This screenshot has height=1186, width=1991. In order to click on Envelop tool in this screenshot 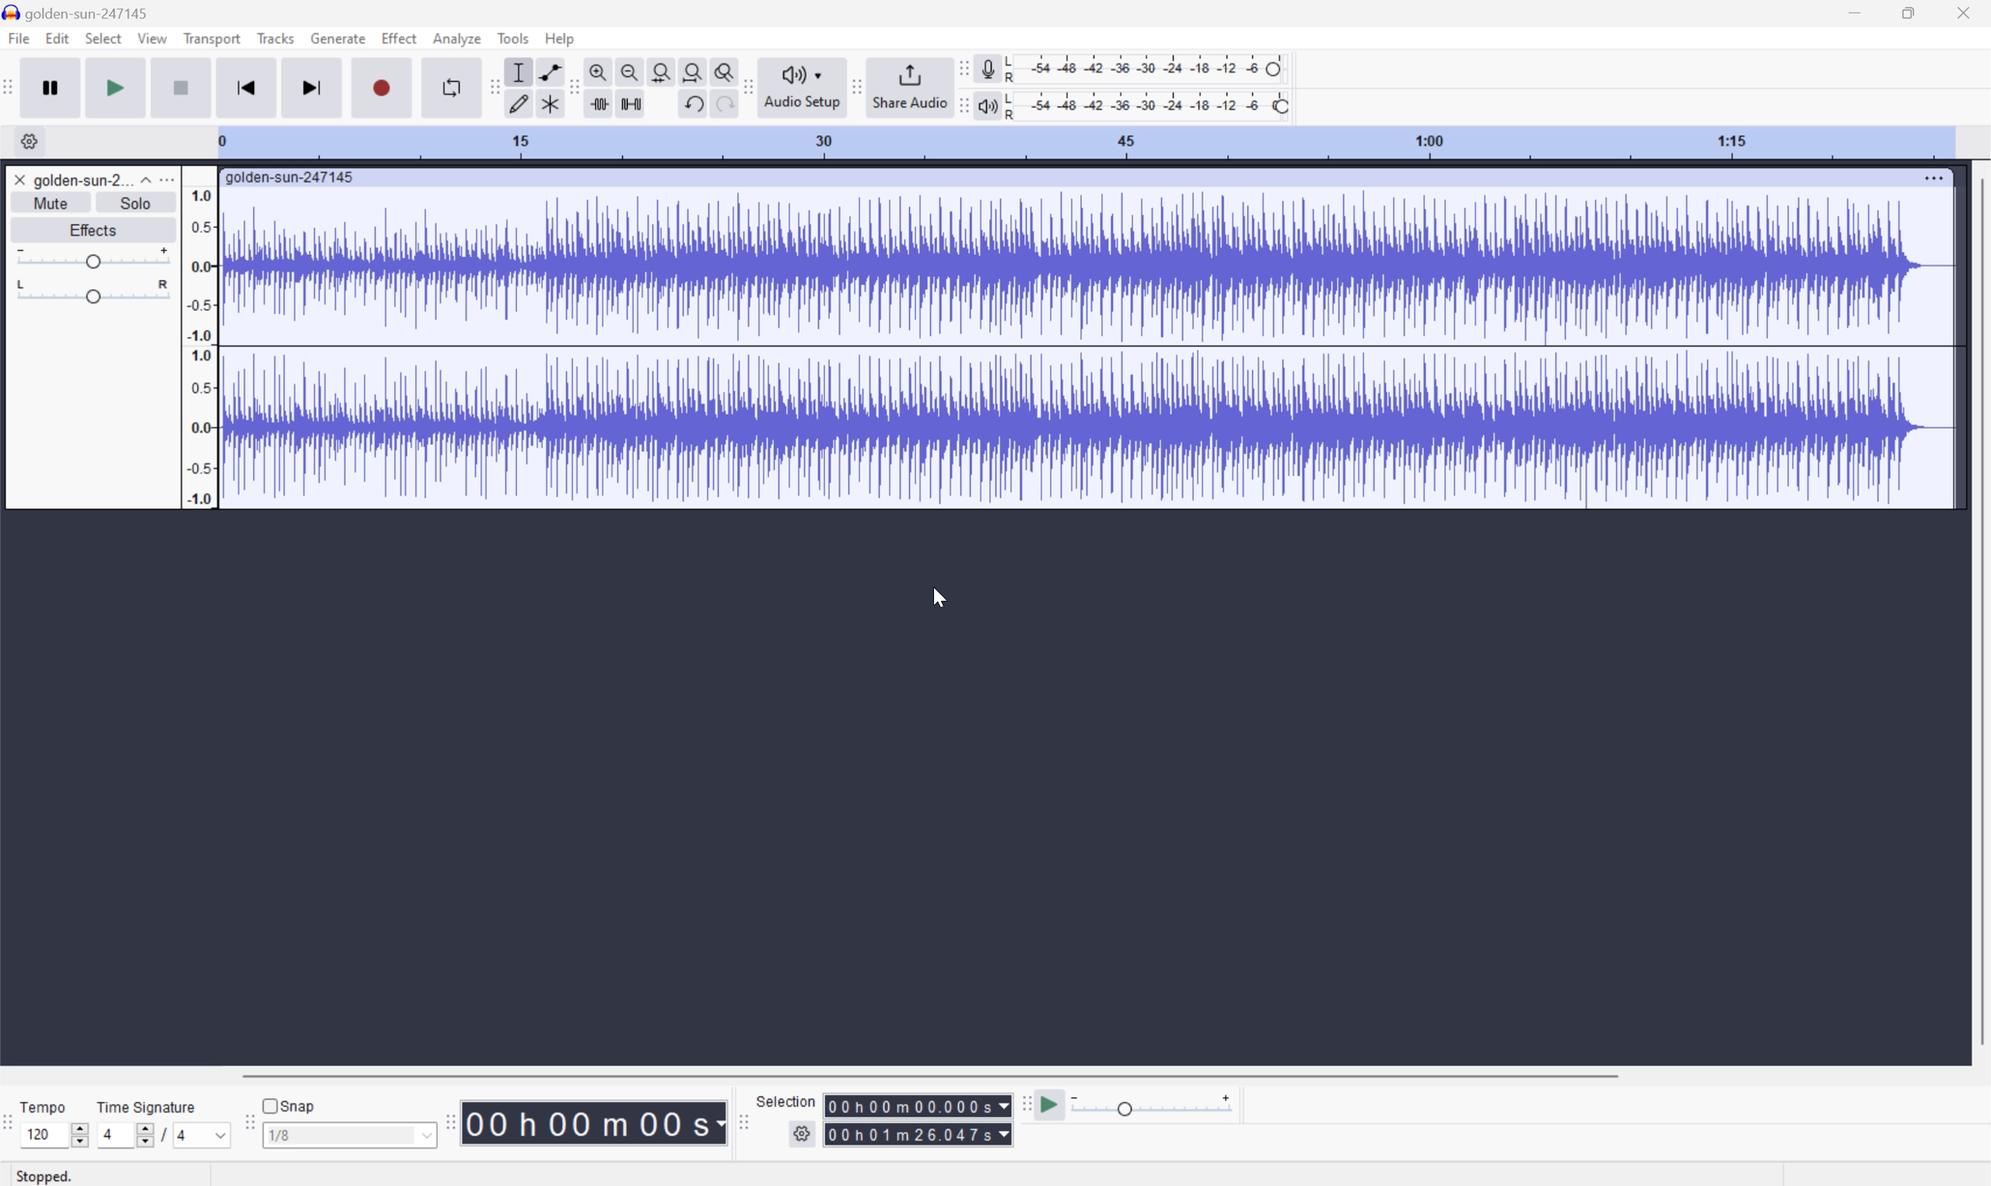, I will do `click(546, 71)`.